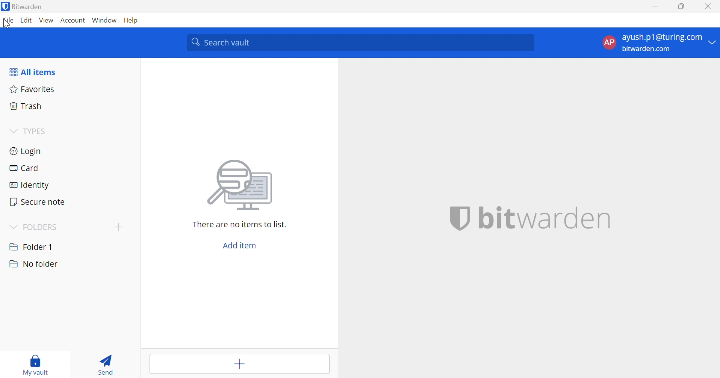 This screenshot has width=720, height=378. I want to click on FOLDERS, so click(42, 226).